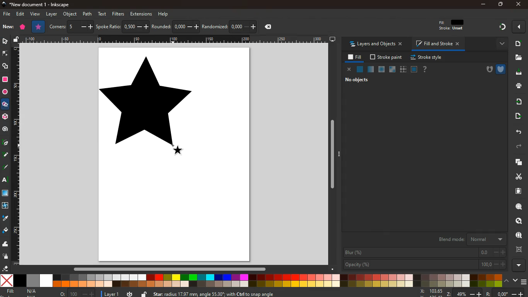 This screenshot has height=297, width=528. Describe the element at coordinates (5, 268) in the screenshot. I see `erase` at that location.